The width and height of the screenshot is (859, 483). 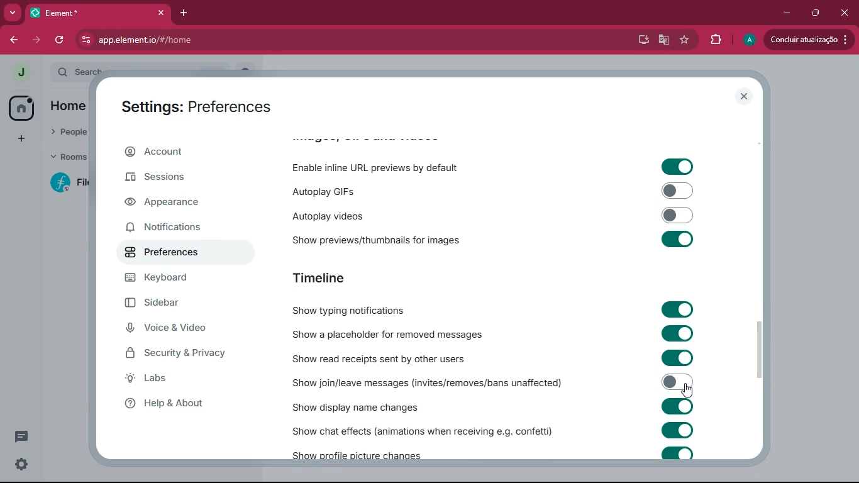 I want to click on minimize, so click(x=787, y=13).